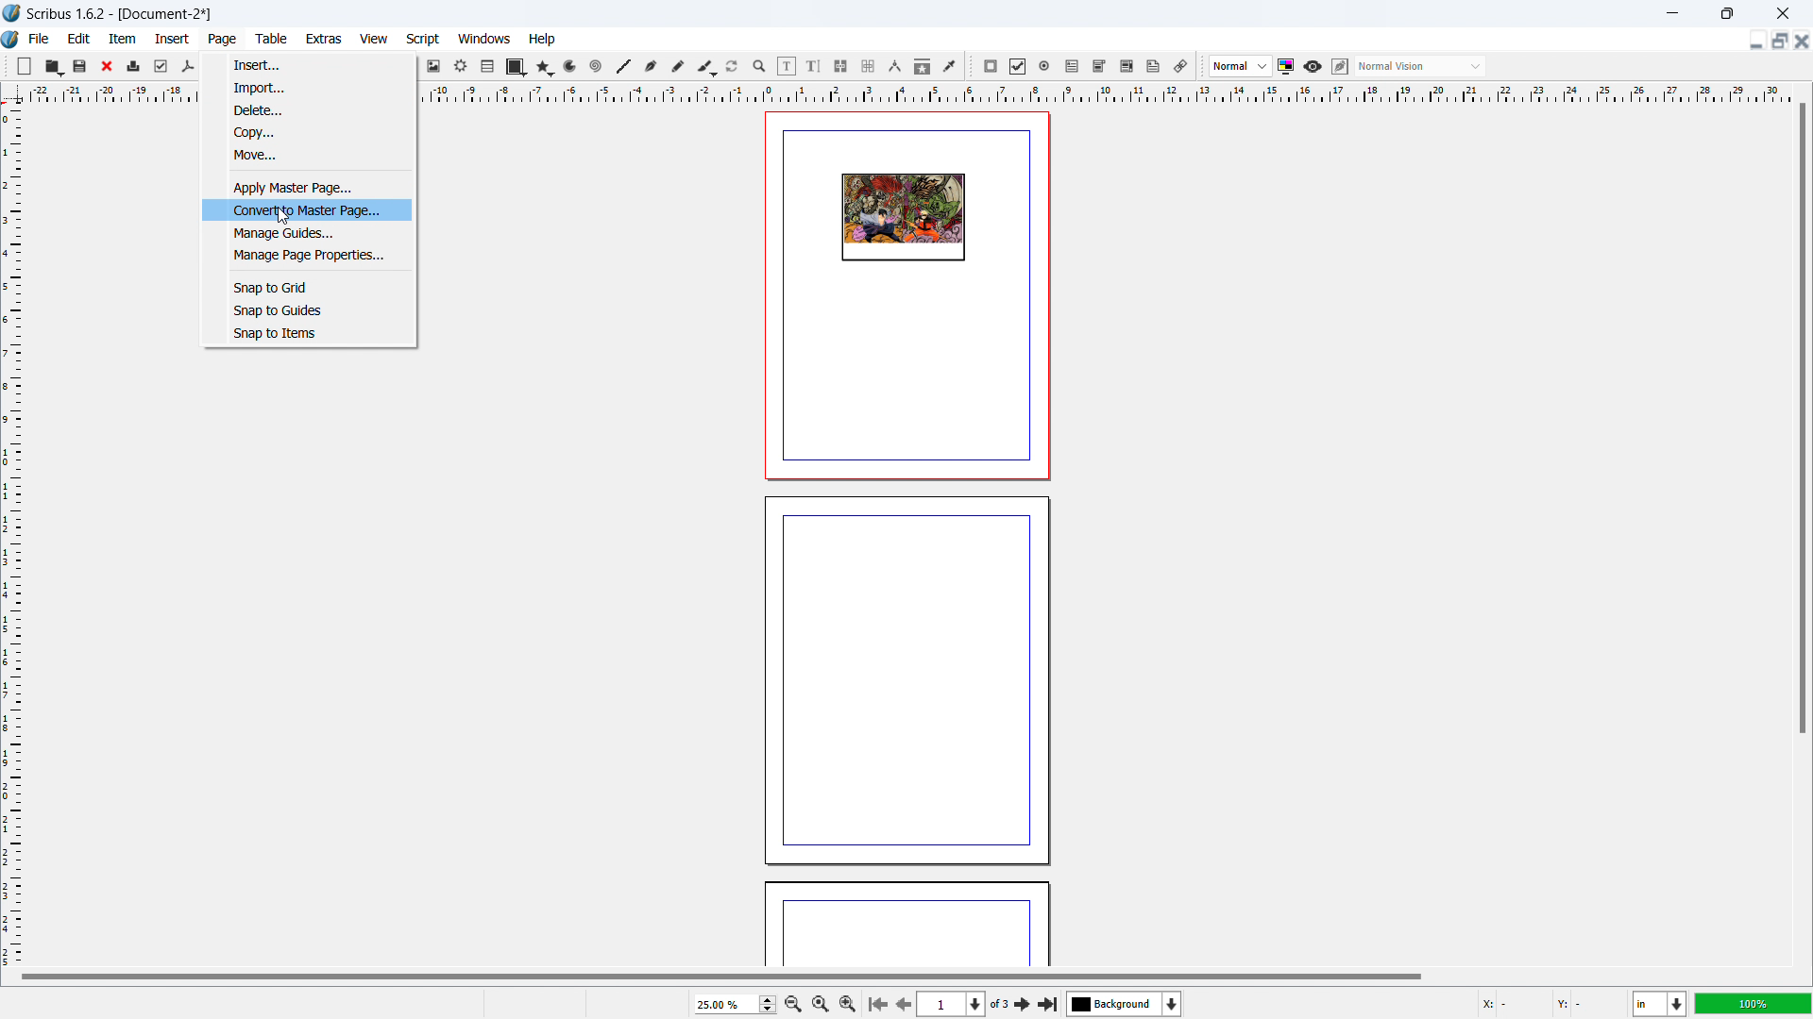 The width and height of the screenshot is (1813, 1019). Describe the element at coordinates (1754, 1003) in the screenshot. I see `zoom level` at that location.